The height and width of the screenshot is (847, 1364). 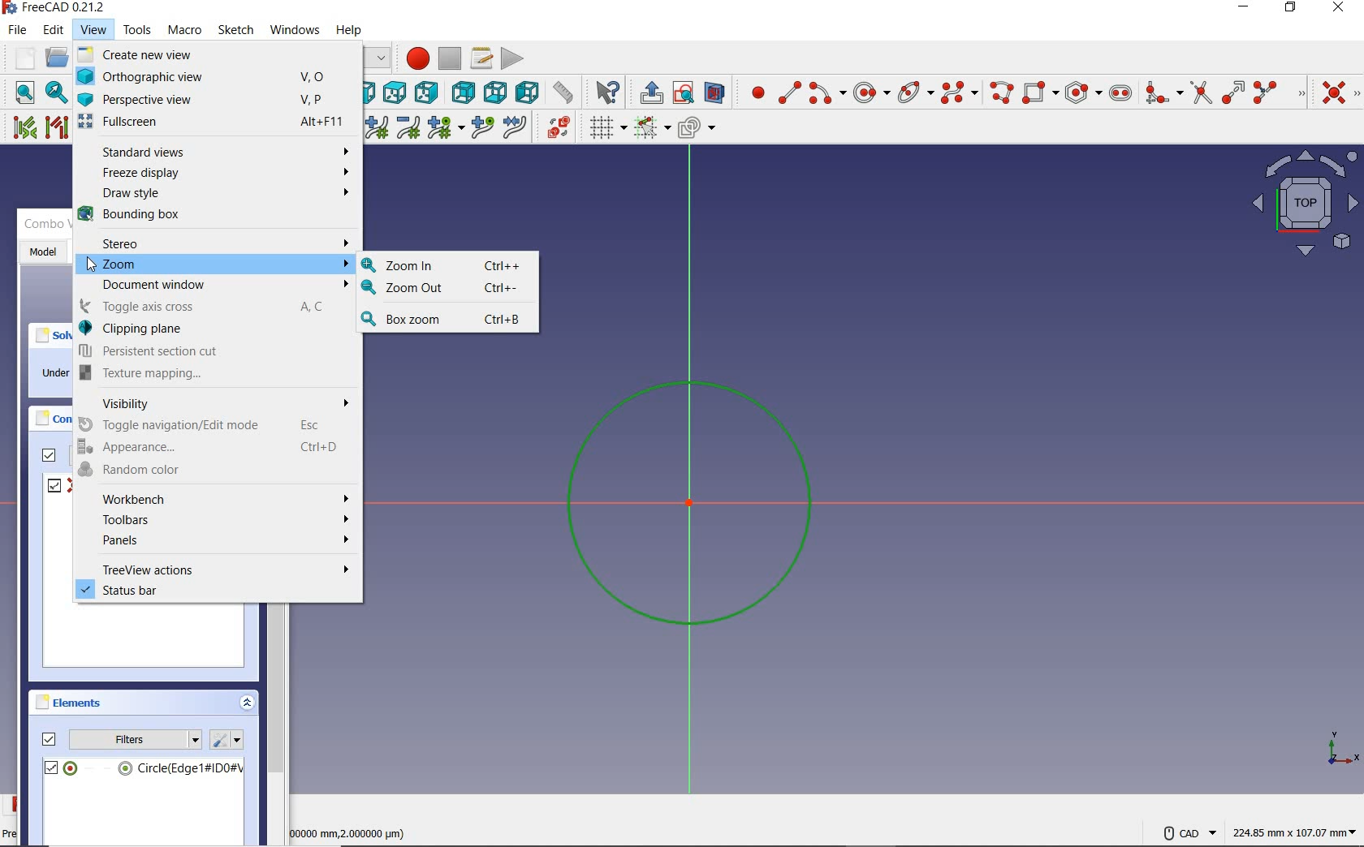 I want to click on cursor, so click(x=94, y=265).